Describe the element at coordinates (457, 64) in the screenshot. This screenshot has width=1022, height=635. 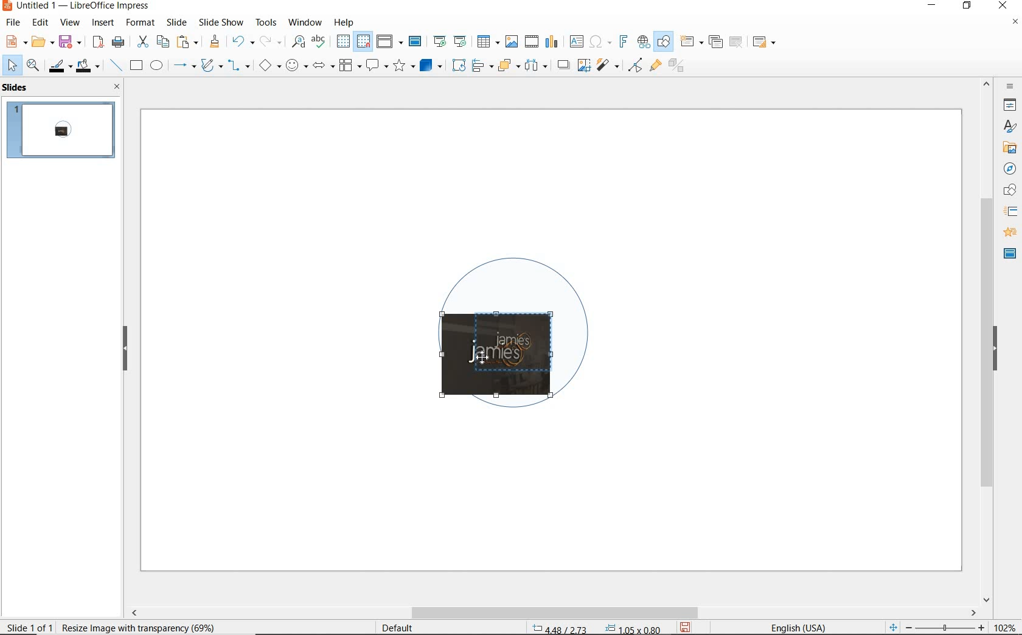
I see `rotate` at that location.